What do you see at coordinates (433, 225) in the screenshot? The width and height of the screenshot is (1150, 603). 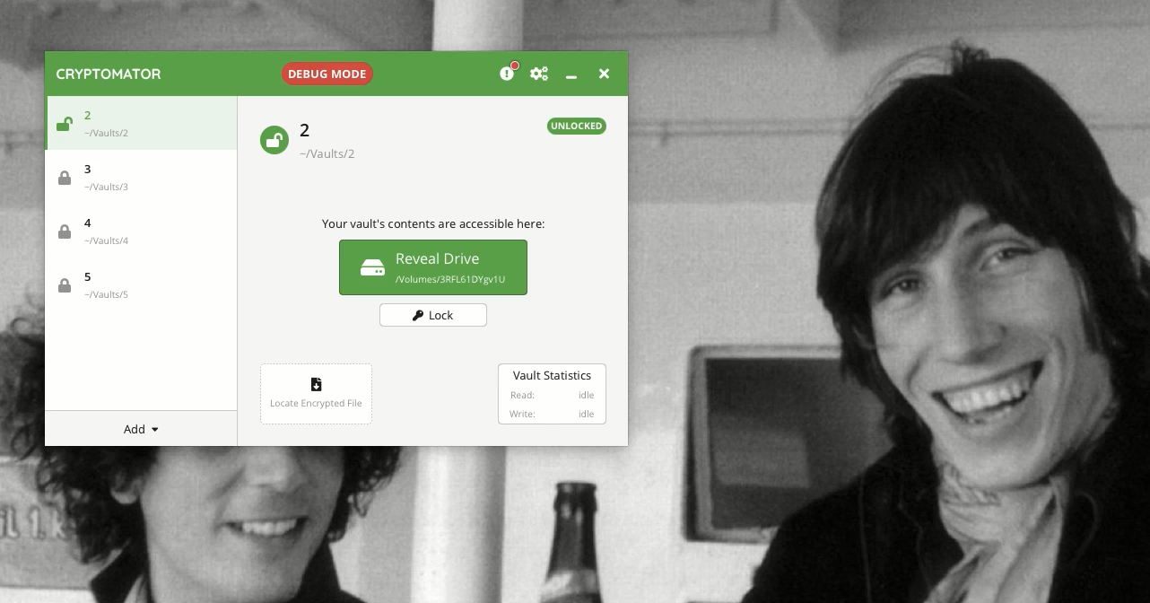 I see `Your vault's contents are accessible here` at bounding box center [433, 225].